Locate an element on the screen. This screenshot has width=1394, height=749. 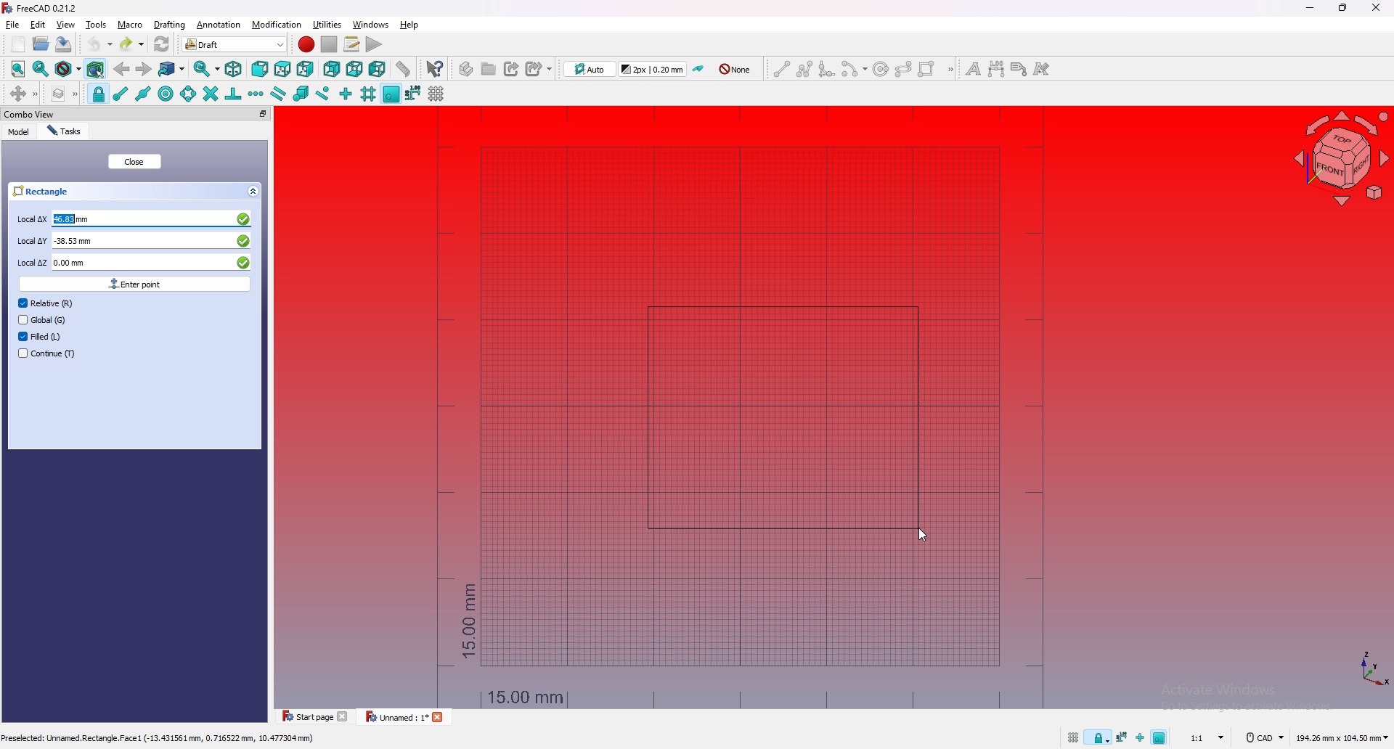
snap intersection is located at coordinates (209, 94).